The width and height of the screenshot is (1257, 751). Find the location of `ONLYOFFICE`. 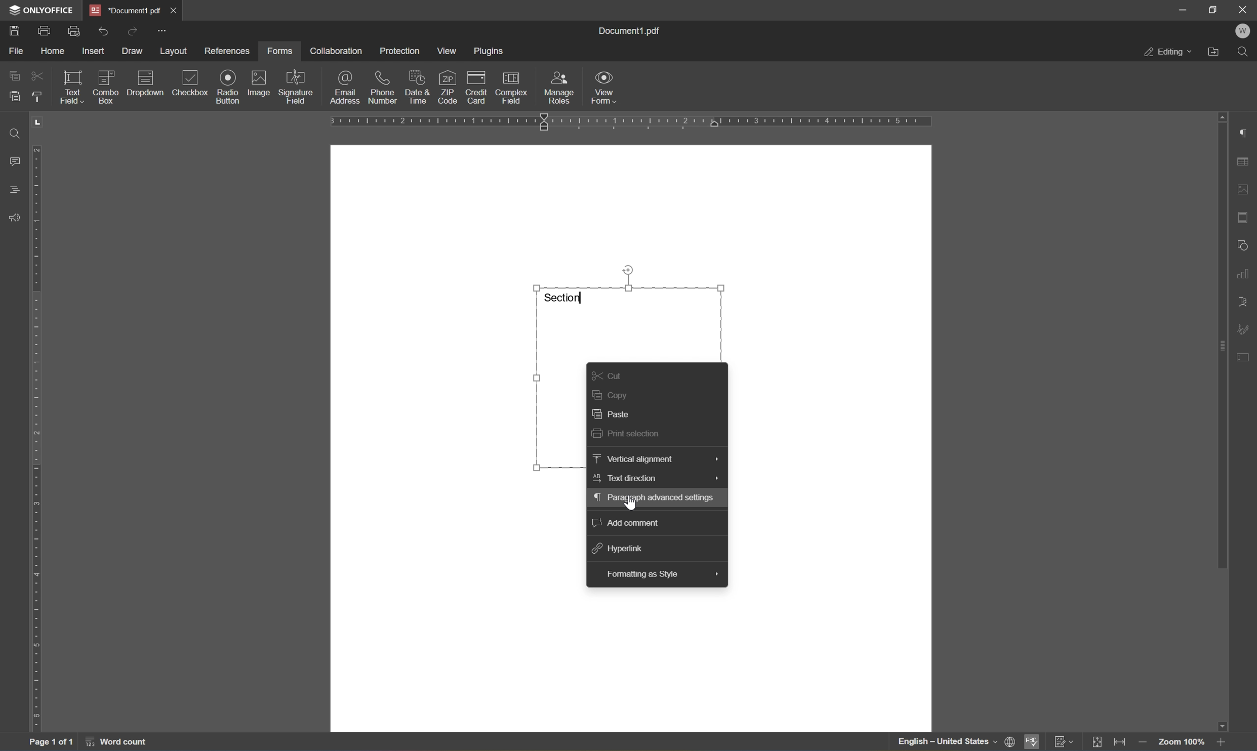

ONLYOFFICE is located at coordinates (46, 10).